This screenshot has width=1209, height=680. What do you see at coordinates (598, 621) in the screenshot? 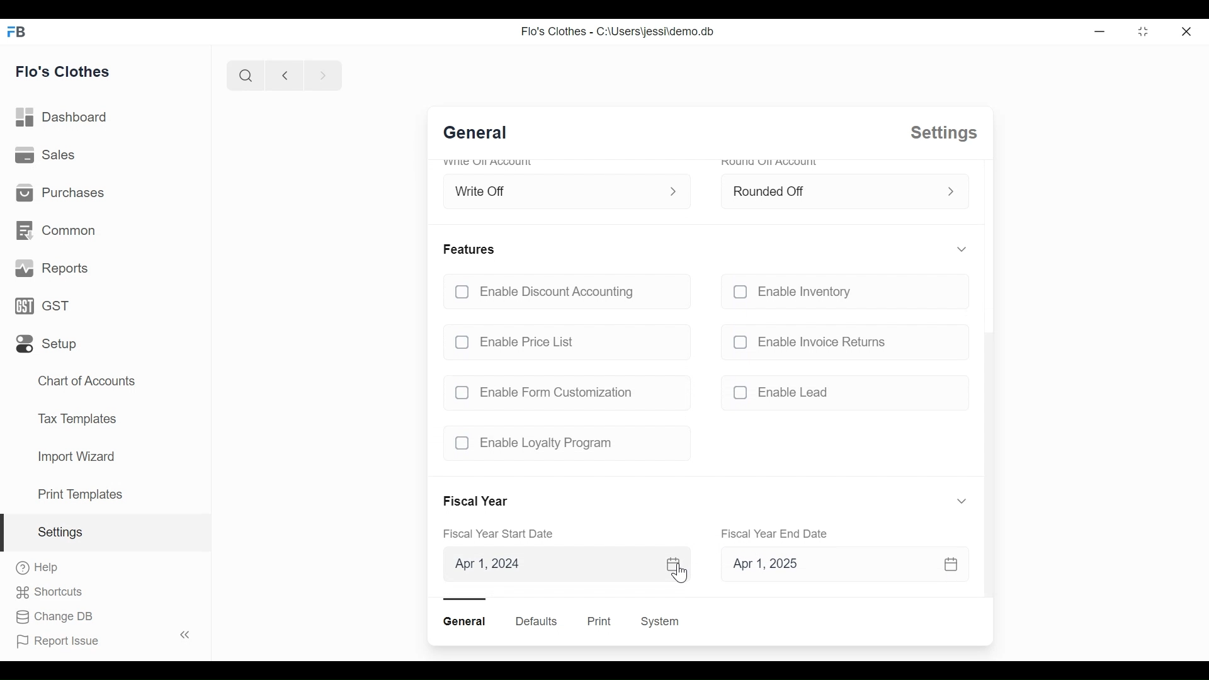
I see `Print` at bounding box center [598, 621].